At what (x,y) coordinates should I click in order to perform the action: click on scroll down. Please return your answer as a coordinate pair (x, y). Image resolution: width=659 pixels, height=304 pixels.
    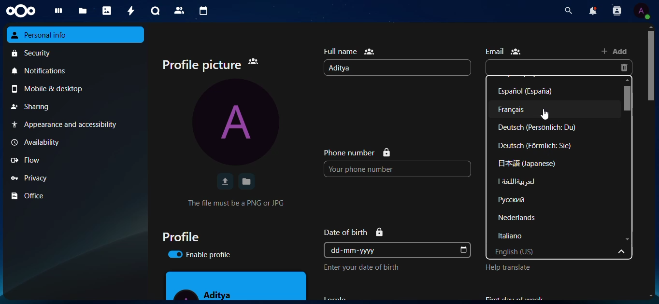
    Looking at the image, I should click on (628, 240).